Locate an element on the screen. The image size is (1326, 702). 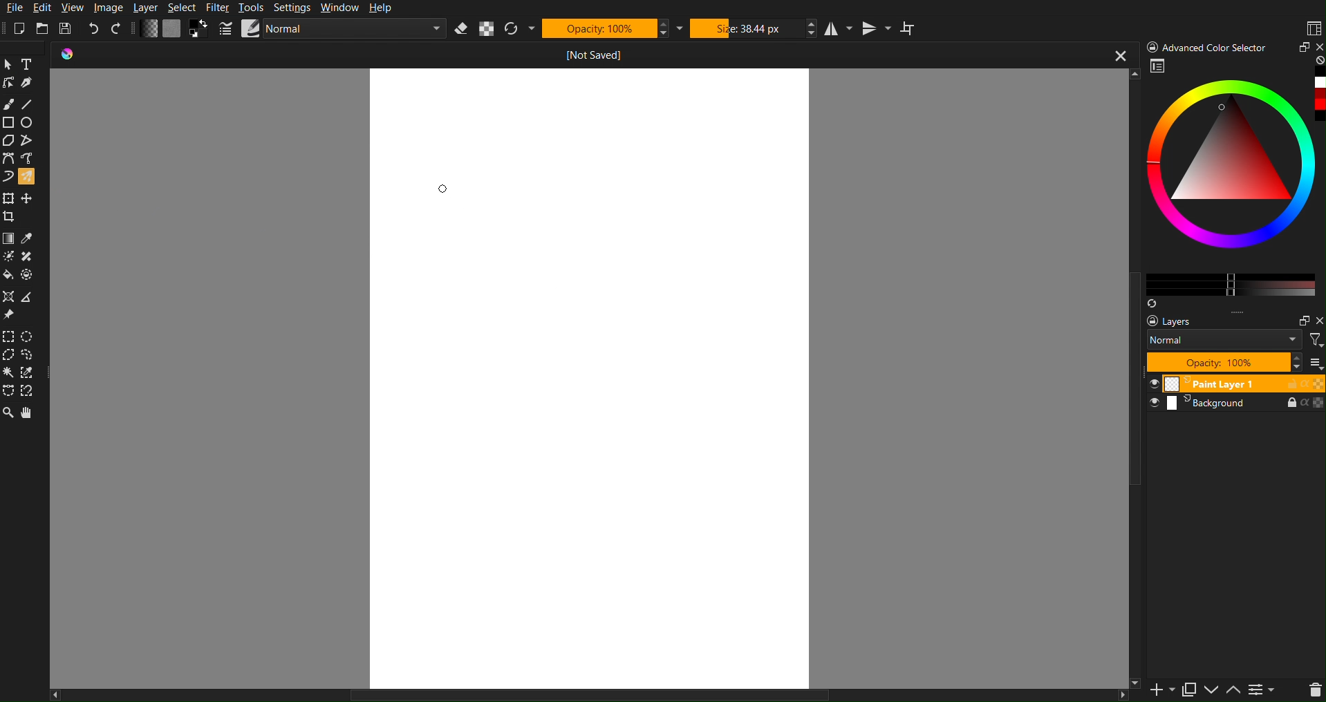
Free hand path tool is located at coordinates (27, 158).